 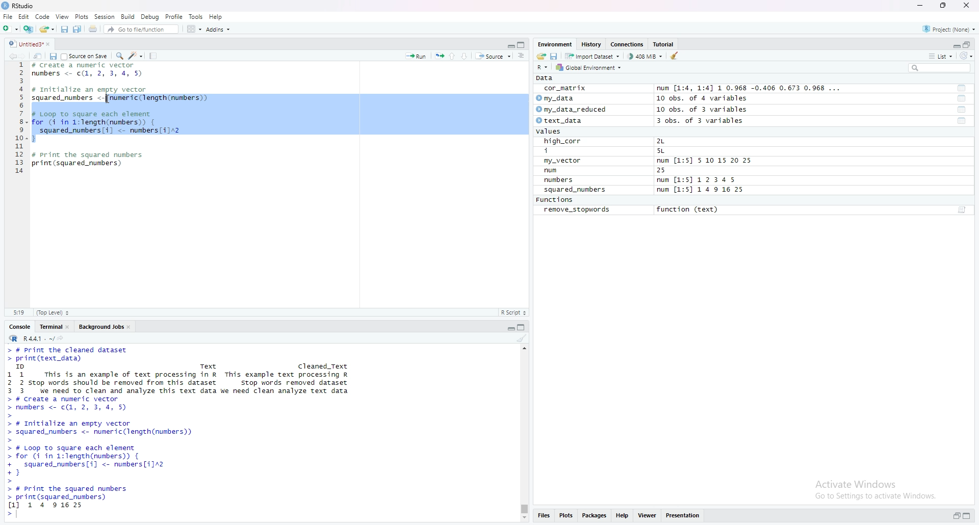 What do you see at coordinates (82, 16) in the screenshot?
I see `Plots` at bounding box center [82, 16].